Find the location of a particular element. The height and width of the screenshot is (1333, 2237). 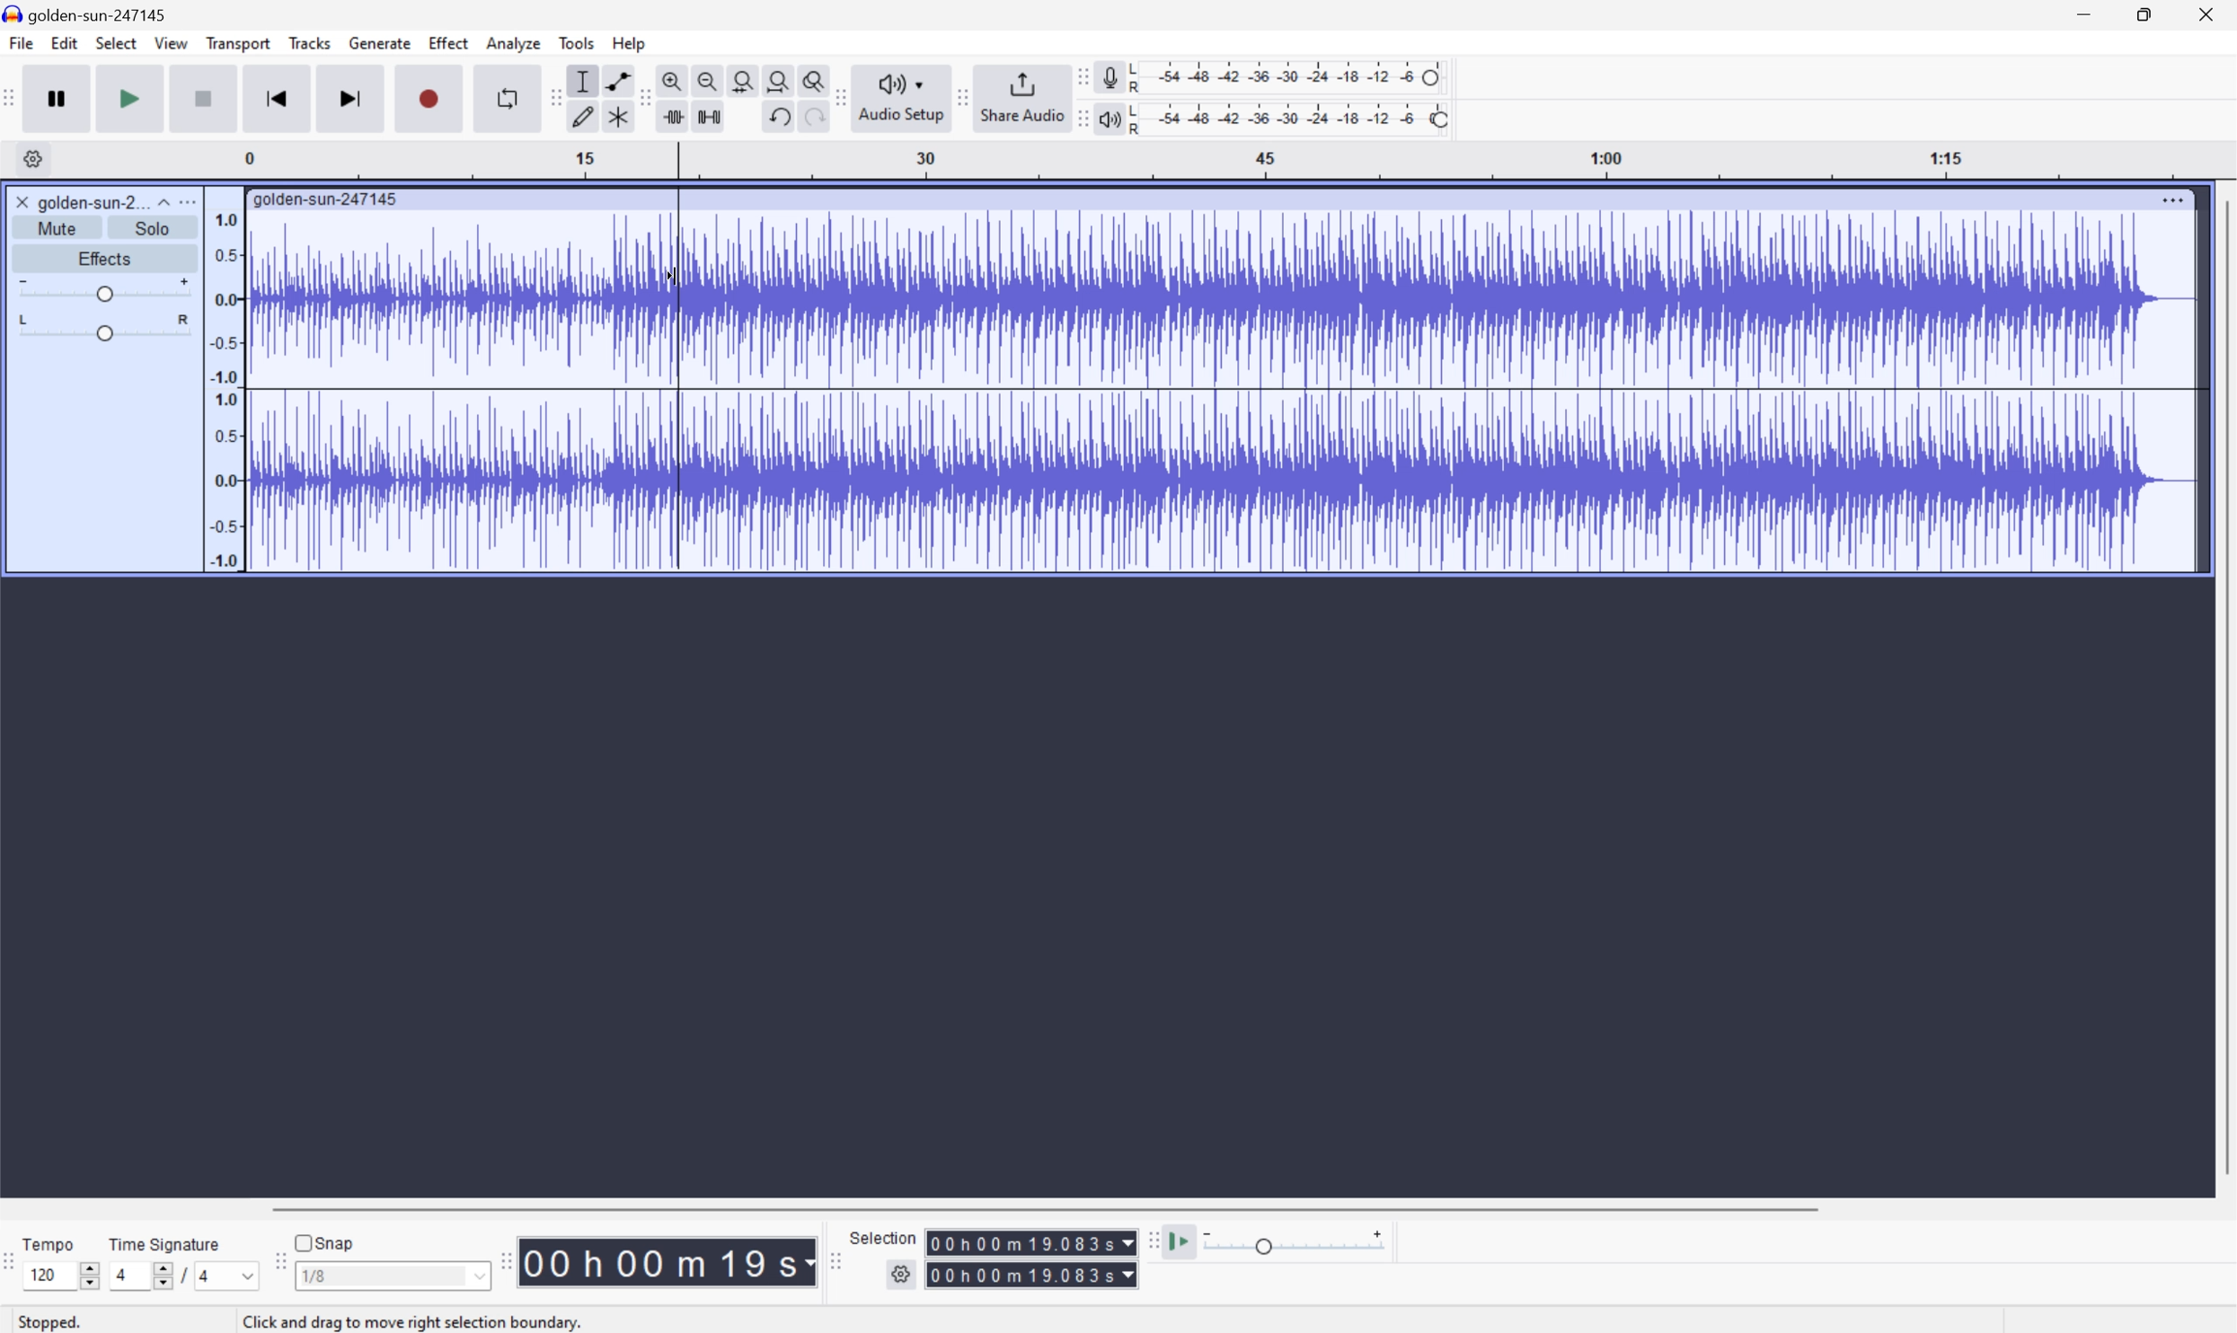

Help is located at coordinates (630, 42).